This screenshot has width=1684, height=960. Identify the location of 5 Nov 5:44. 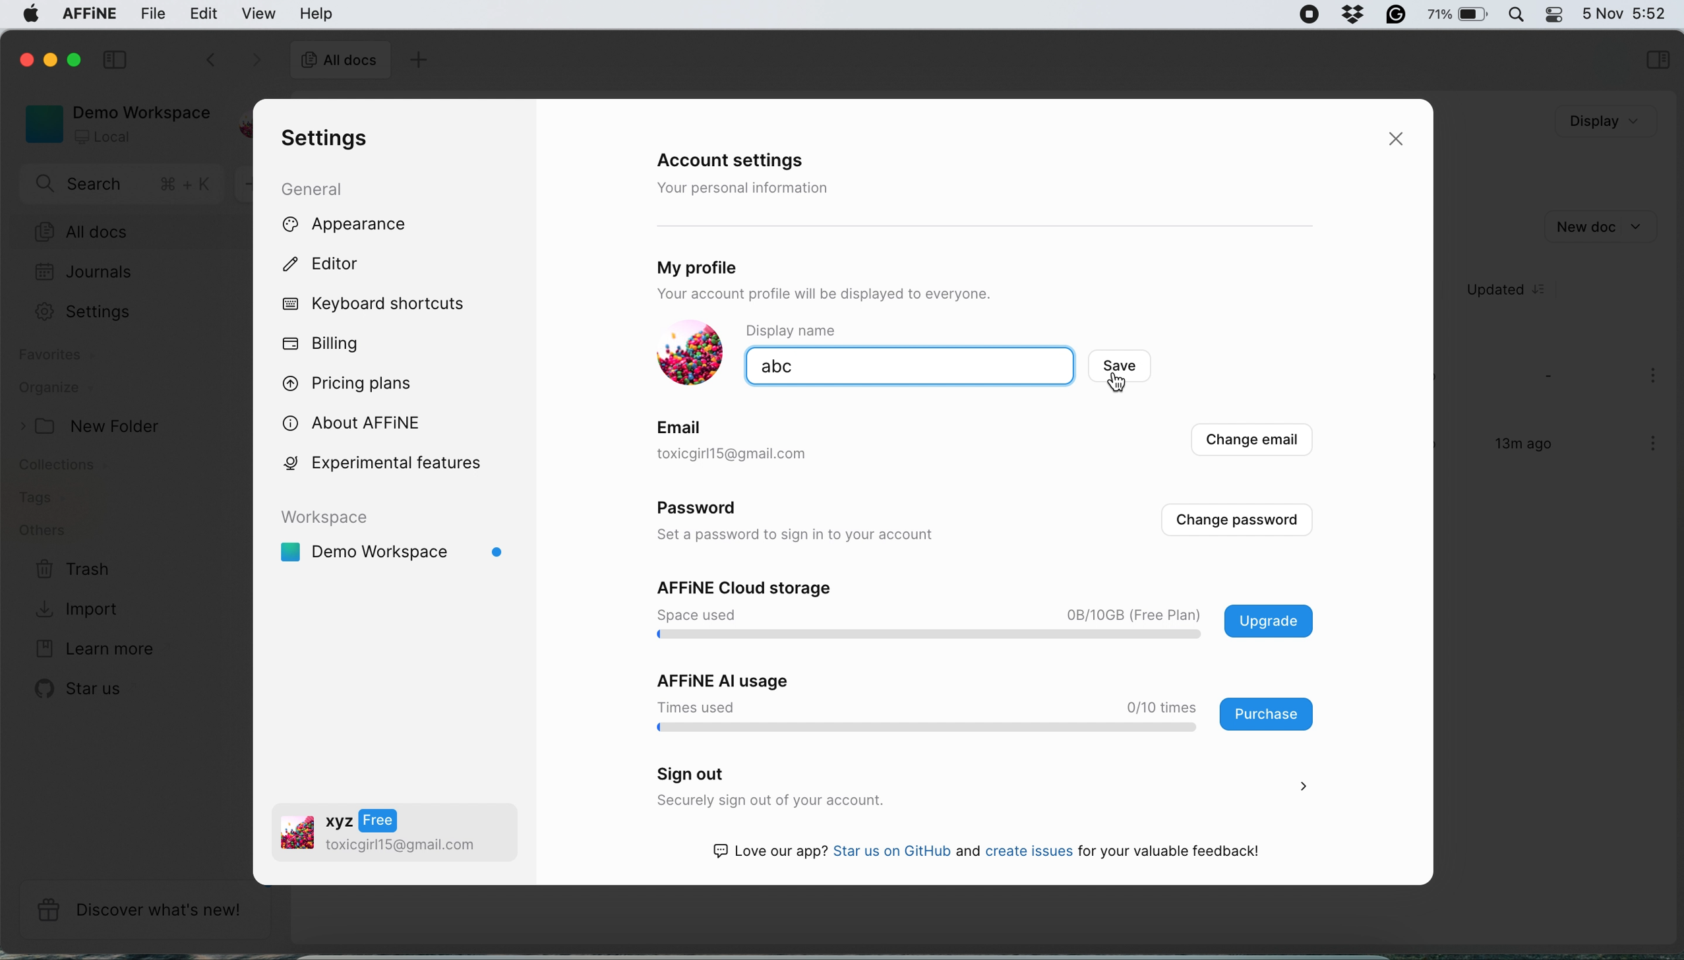
(1623, 12).